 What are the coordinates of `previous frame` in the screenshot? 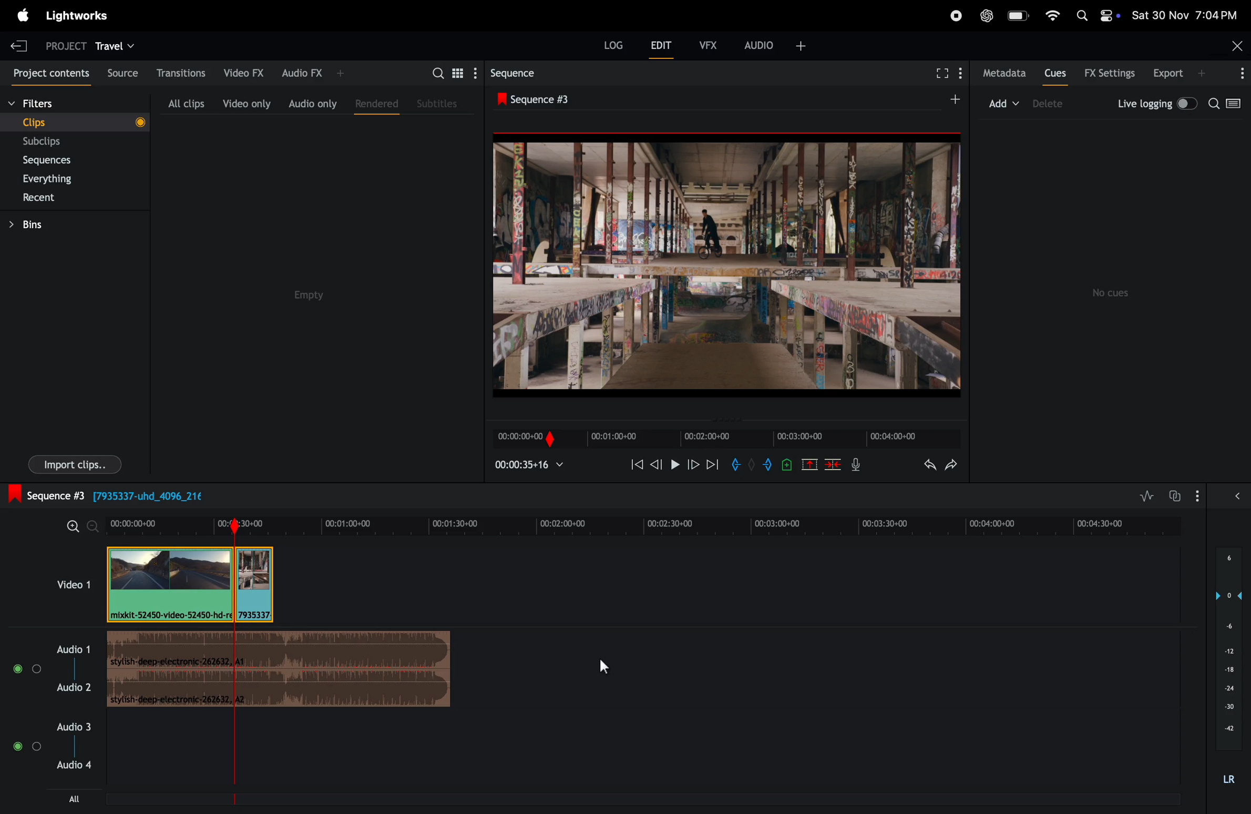 It's located at (655, 466).